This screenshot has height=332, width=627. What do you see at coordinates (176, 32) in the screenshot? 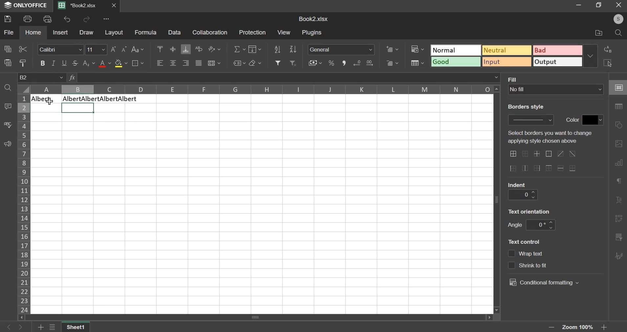
I see `data` at bounding box center [176, 32].